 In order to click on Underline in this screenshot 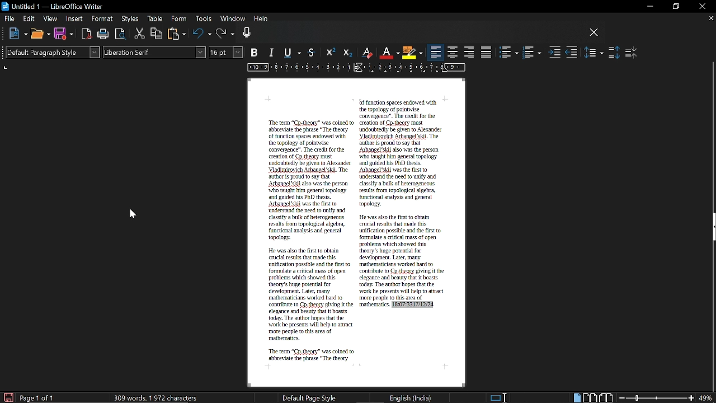, I will do `click(389, 53)`.